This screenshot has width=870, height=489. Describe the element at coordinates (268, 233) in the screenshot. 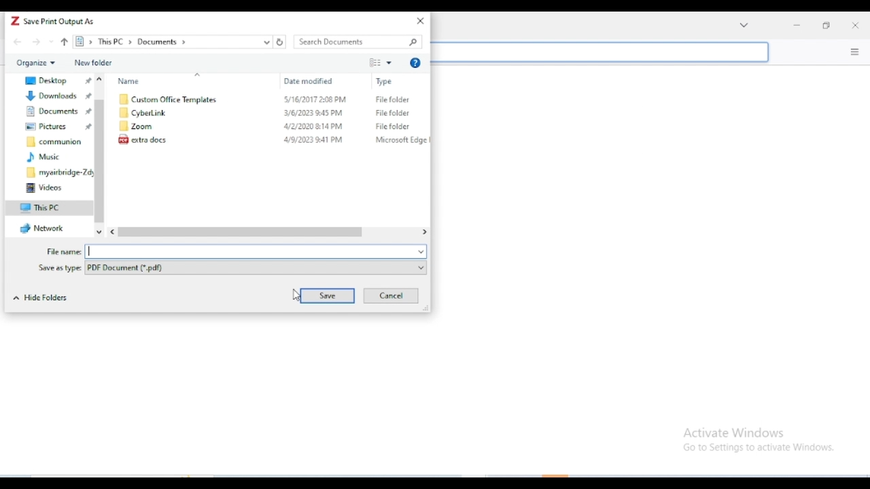

I see `horizontal scroll bar` at that location.